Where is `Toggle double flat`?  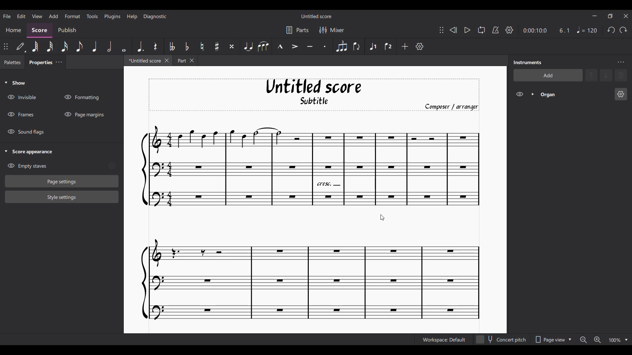 Toggle double flat is located at coordinates (171, 46).